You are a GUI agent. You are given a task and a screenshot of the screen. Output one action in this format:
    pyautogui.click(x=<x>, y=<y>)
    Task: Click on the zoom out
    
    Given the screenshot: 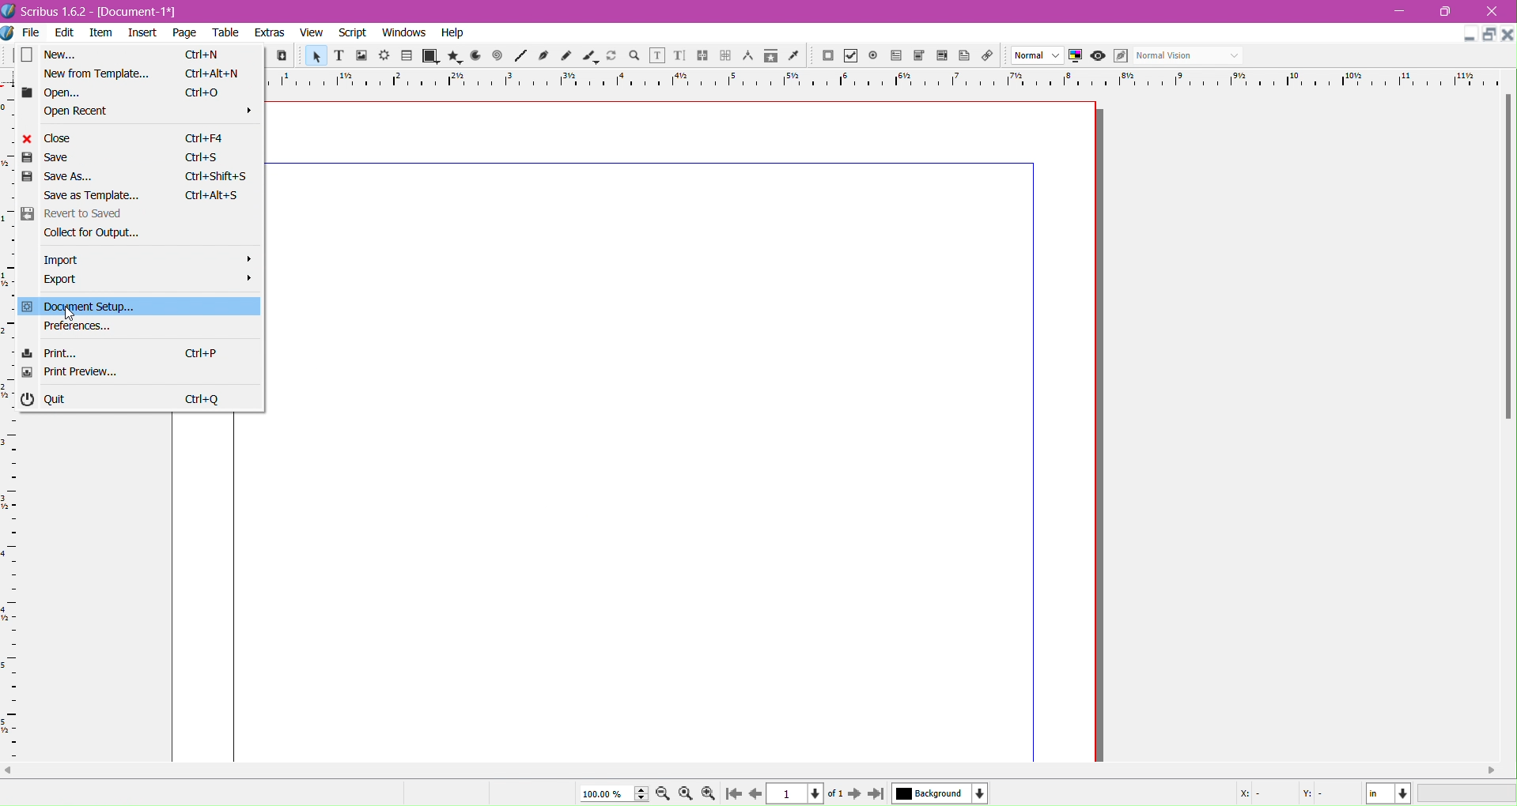 What is the action you would take?
    pyautogui.click(x=664, y=795)
    